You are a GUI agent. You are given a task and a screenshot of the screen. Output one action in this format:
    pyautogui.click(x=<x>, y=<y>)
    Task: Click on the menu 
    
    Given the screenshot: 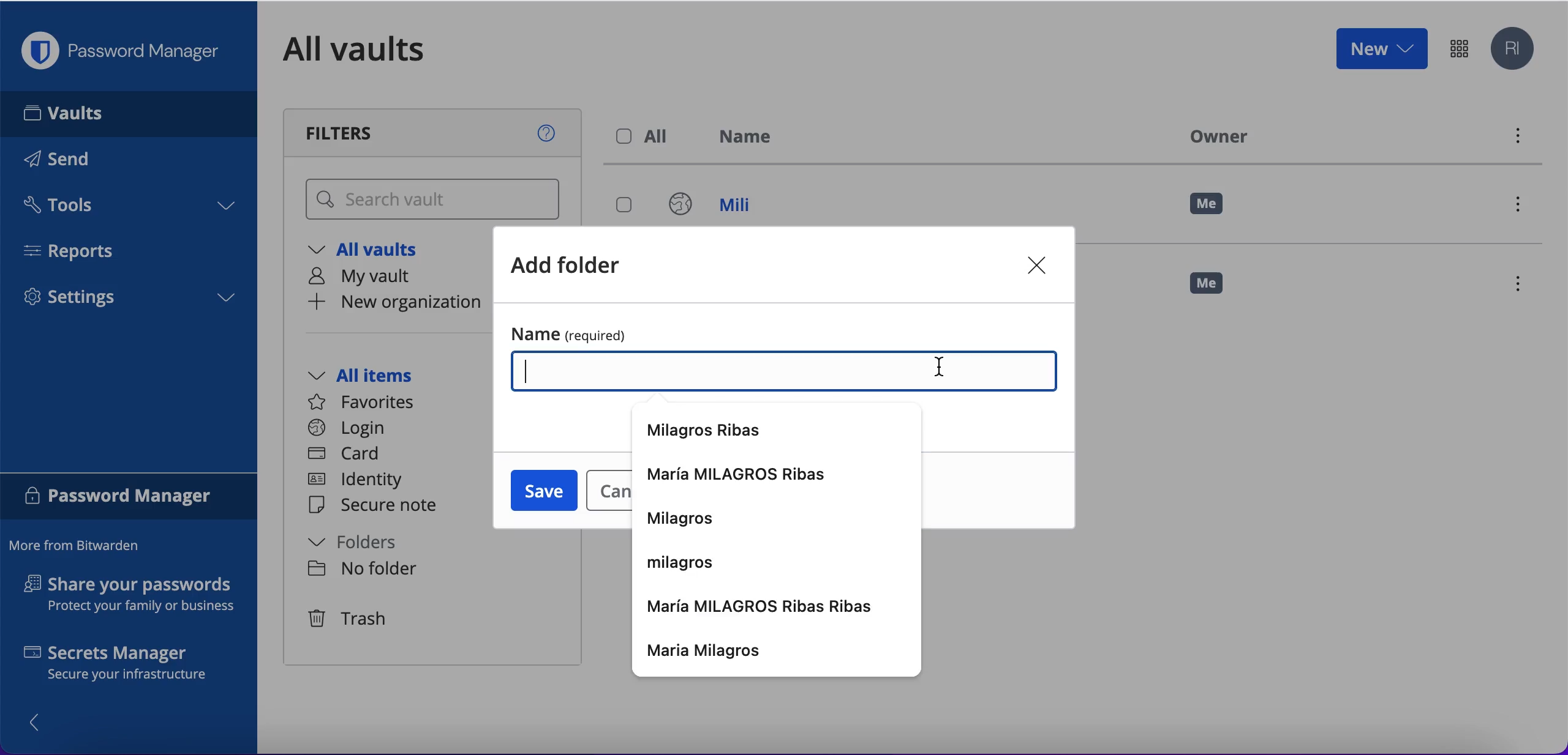 What is the action you would take?
    pyautogui.click(x=1523, y=207)
    